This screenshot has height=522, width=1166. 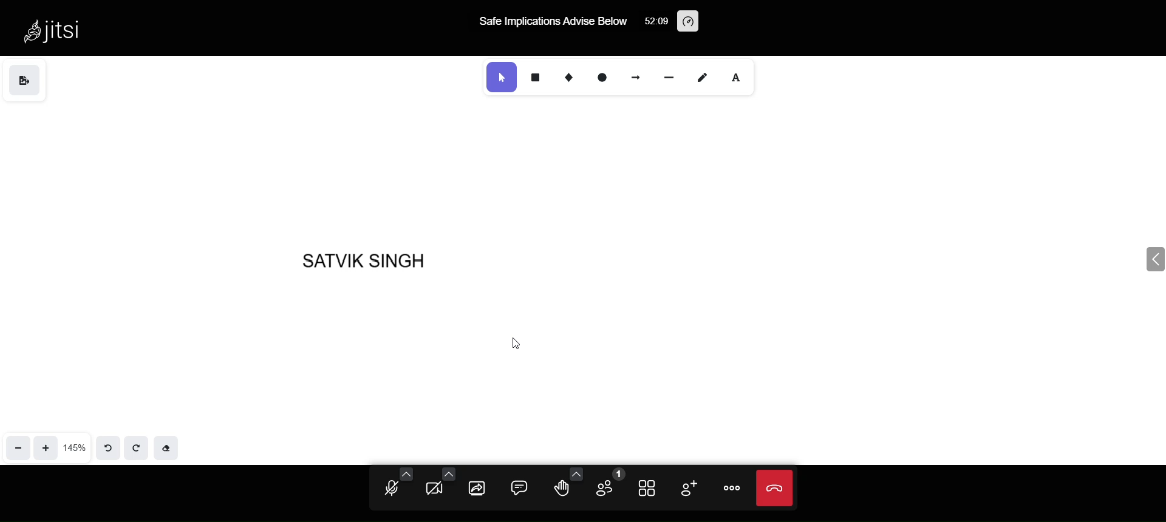 I want to click on rectangle, so click(x=540, y=78).